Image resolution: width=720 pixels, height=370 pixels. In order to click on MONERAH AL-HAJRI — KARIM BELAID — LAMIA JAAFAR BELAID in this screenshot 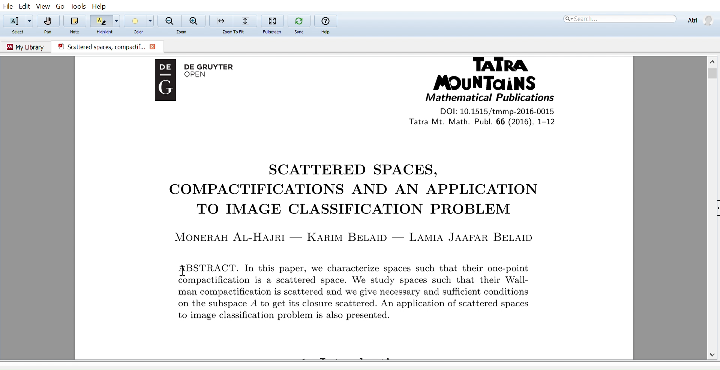, I will do `click(356, 236)`.